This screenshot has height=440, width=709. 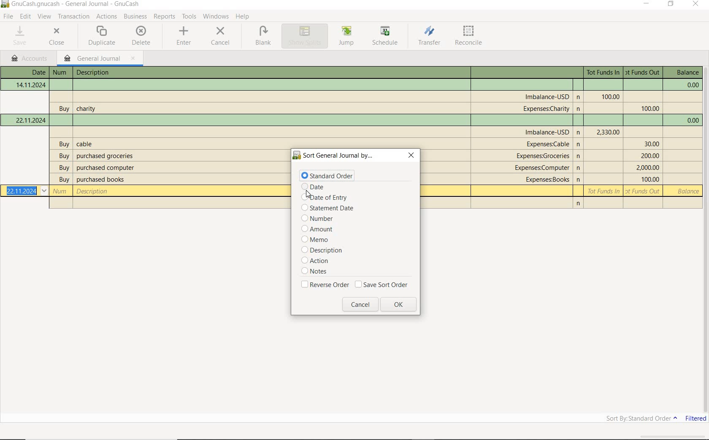 I want to click on FILTERED, so click(x=695, y=421).